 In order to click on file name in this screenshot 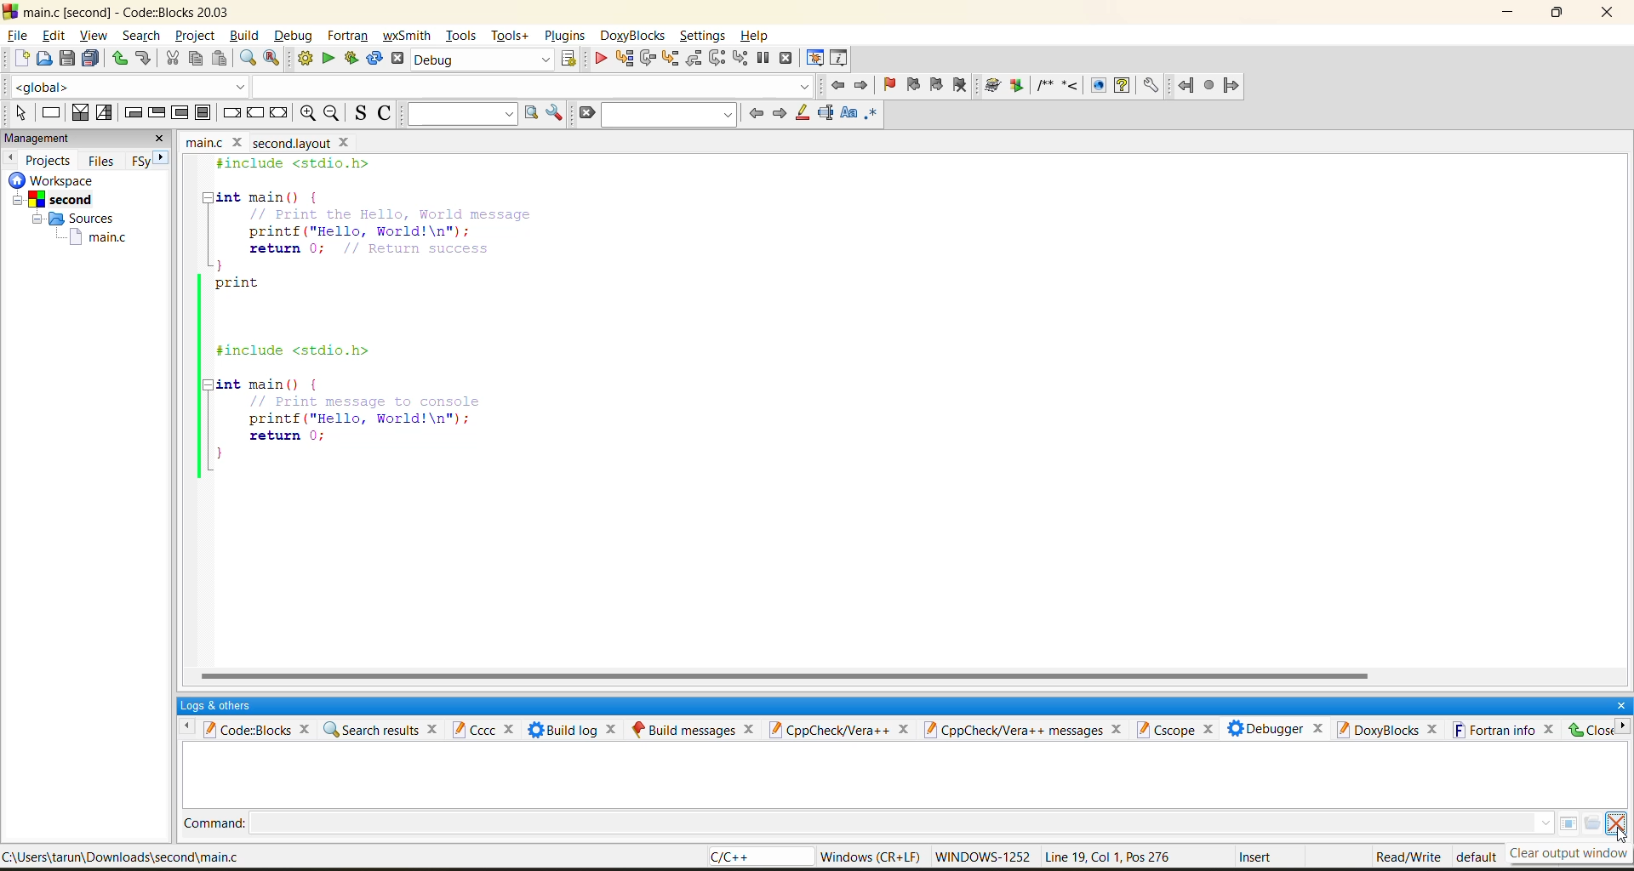, I will do `click(270, 143)`.